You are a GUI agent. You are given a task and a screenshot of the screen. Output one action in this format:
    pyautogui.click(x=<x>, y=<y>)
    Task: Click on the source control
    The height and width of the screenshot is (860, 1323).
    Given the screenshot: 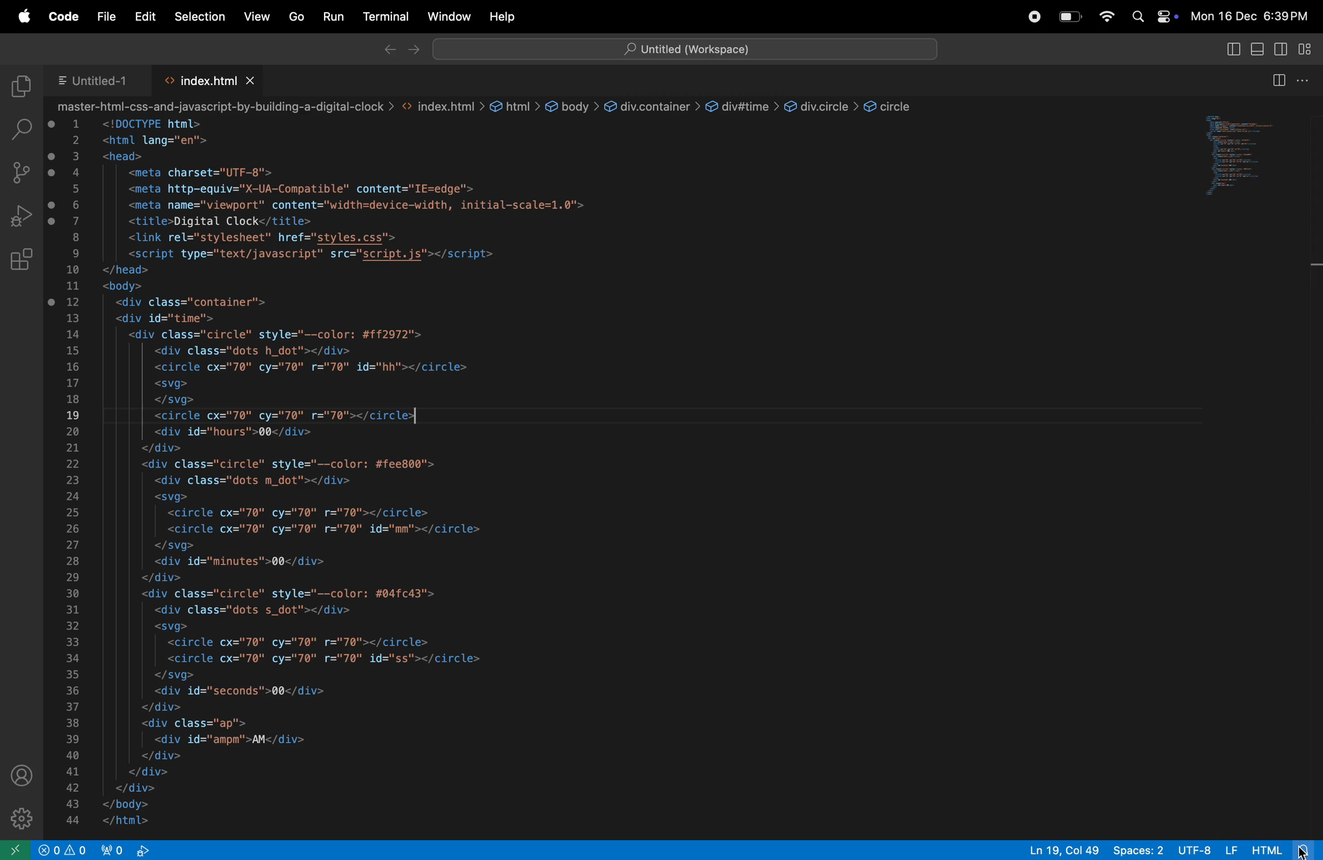 What is the action you would take?
    pyautogui.click(x=20, y=173)
    